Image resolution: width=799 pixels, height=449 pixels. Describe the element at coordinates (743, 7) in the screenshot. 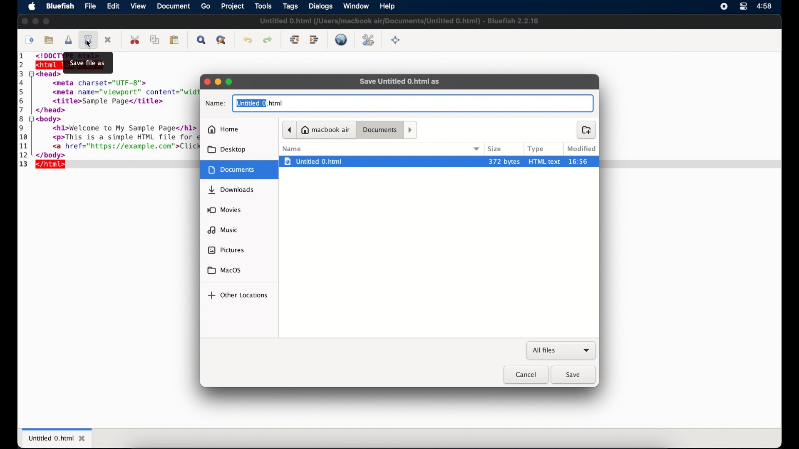

I see `control center` at that location.